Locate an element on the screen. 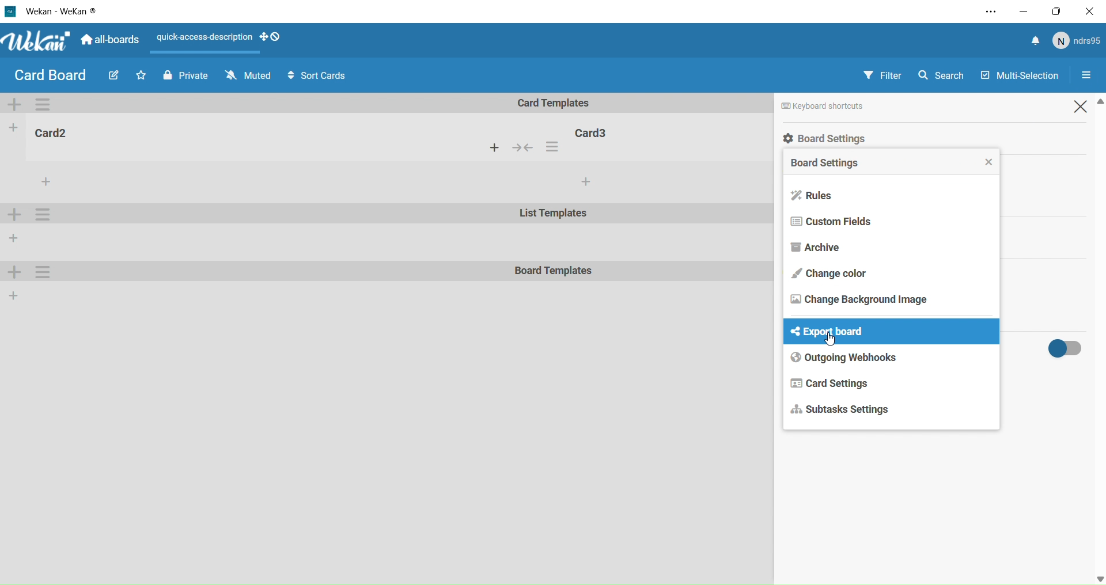 Image resolution: width=1106 pixels, height=585 pixels. Card settings is located at coordinates (834, 383).